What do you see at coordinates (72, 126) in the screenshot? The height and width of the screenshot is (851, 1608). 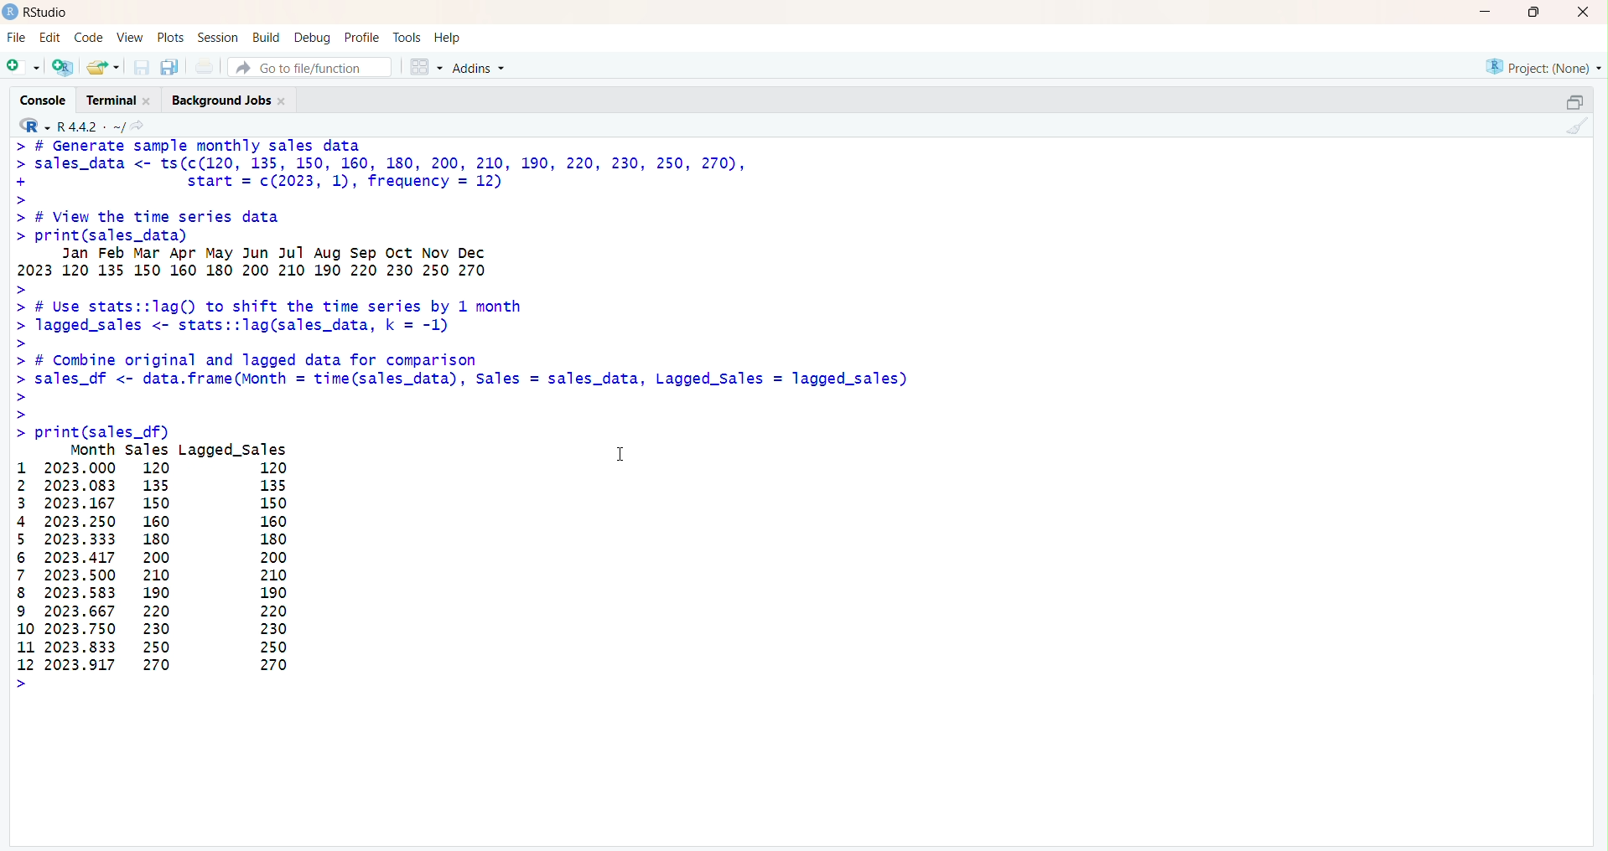 I see `R 4.4.2` at bounding box center [72, 126].